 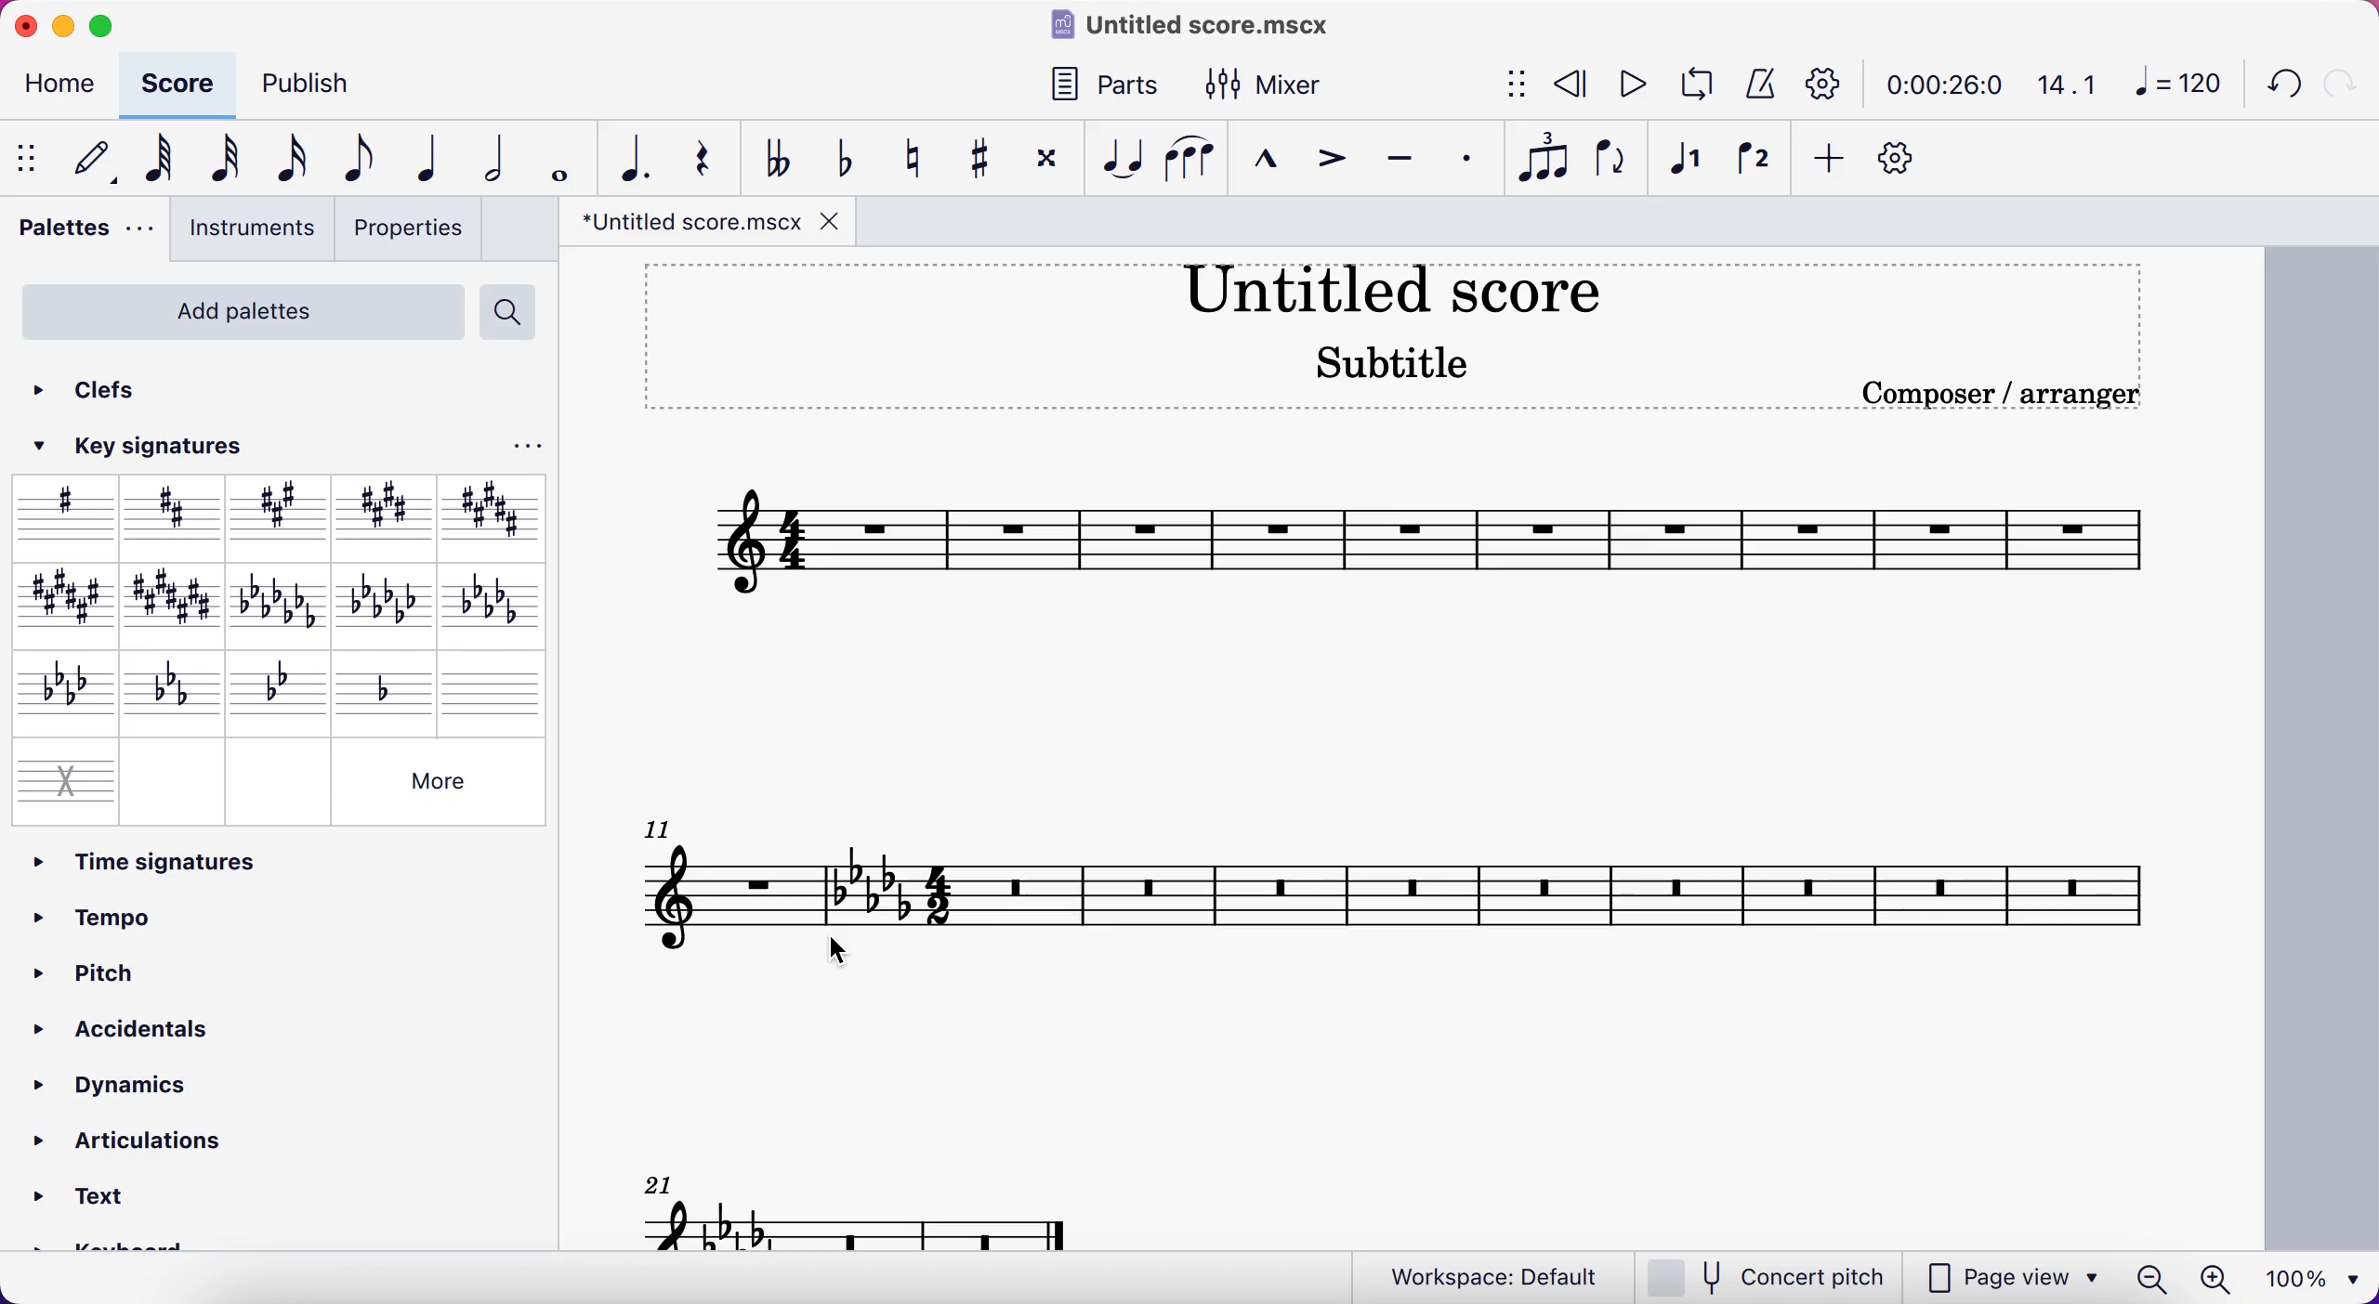 I want to click on play, so click(x=1626, y=82).